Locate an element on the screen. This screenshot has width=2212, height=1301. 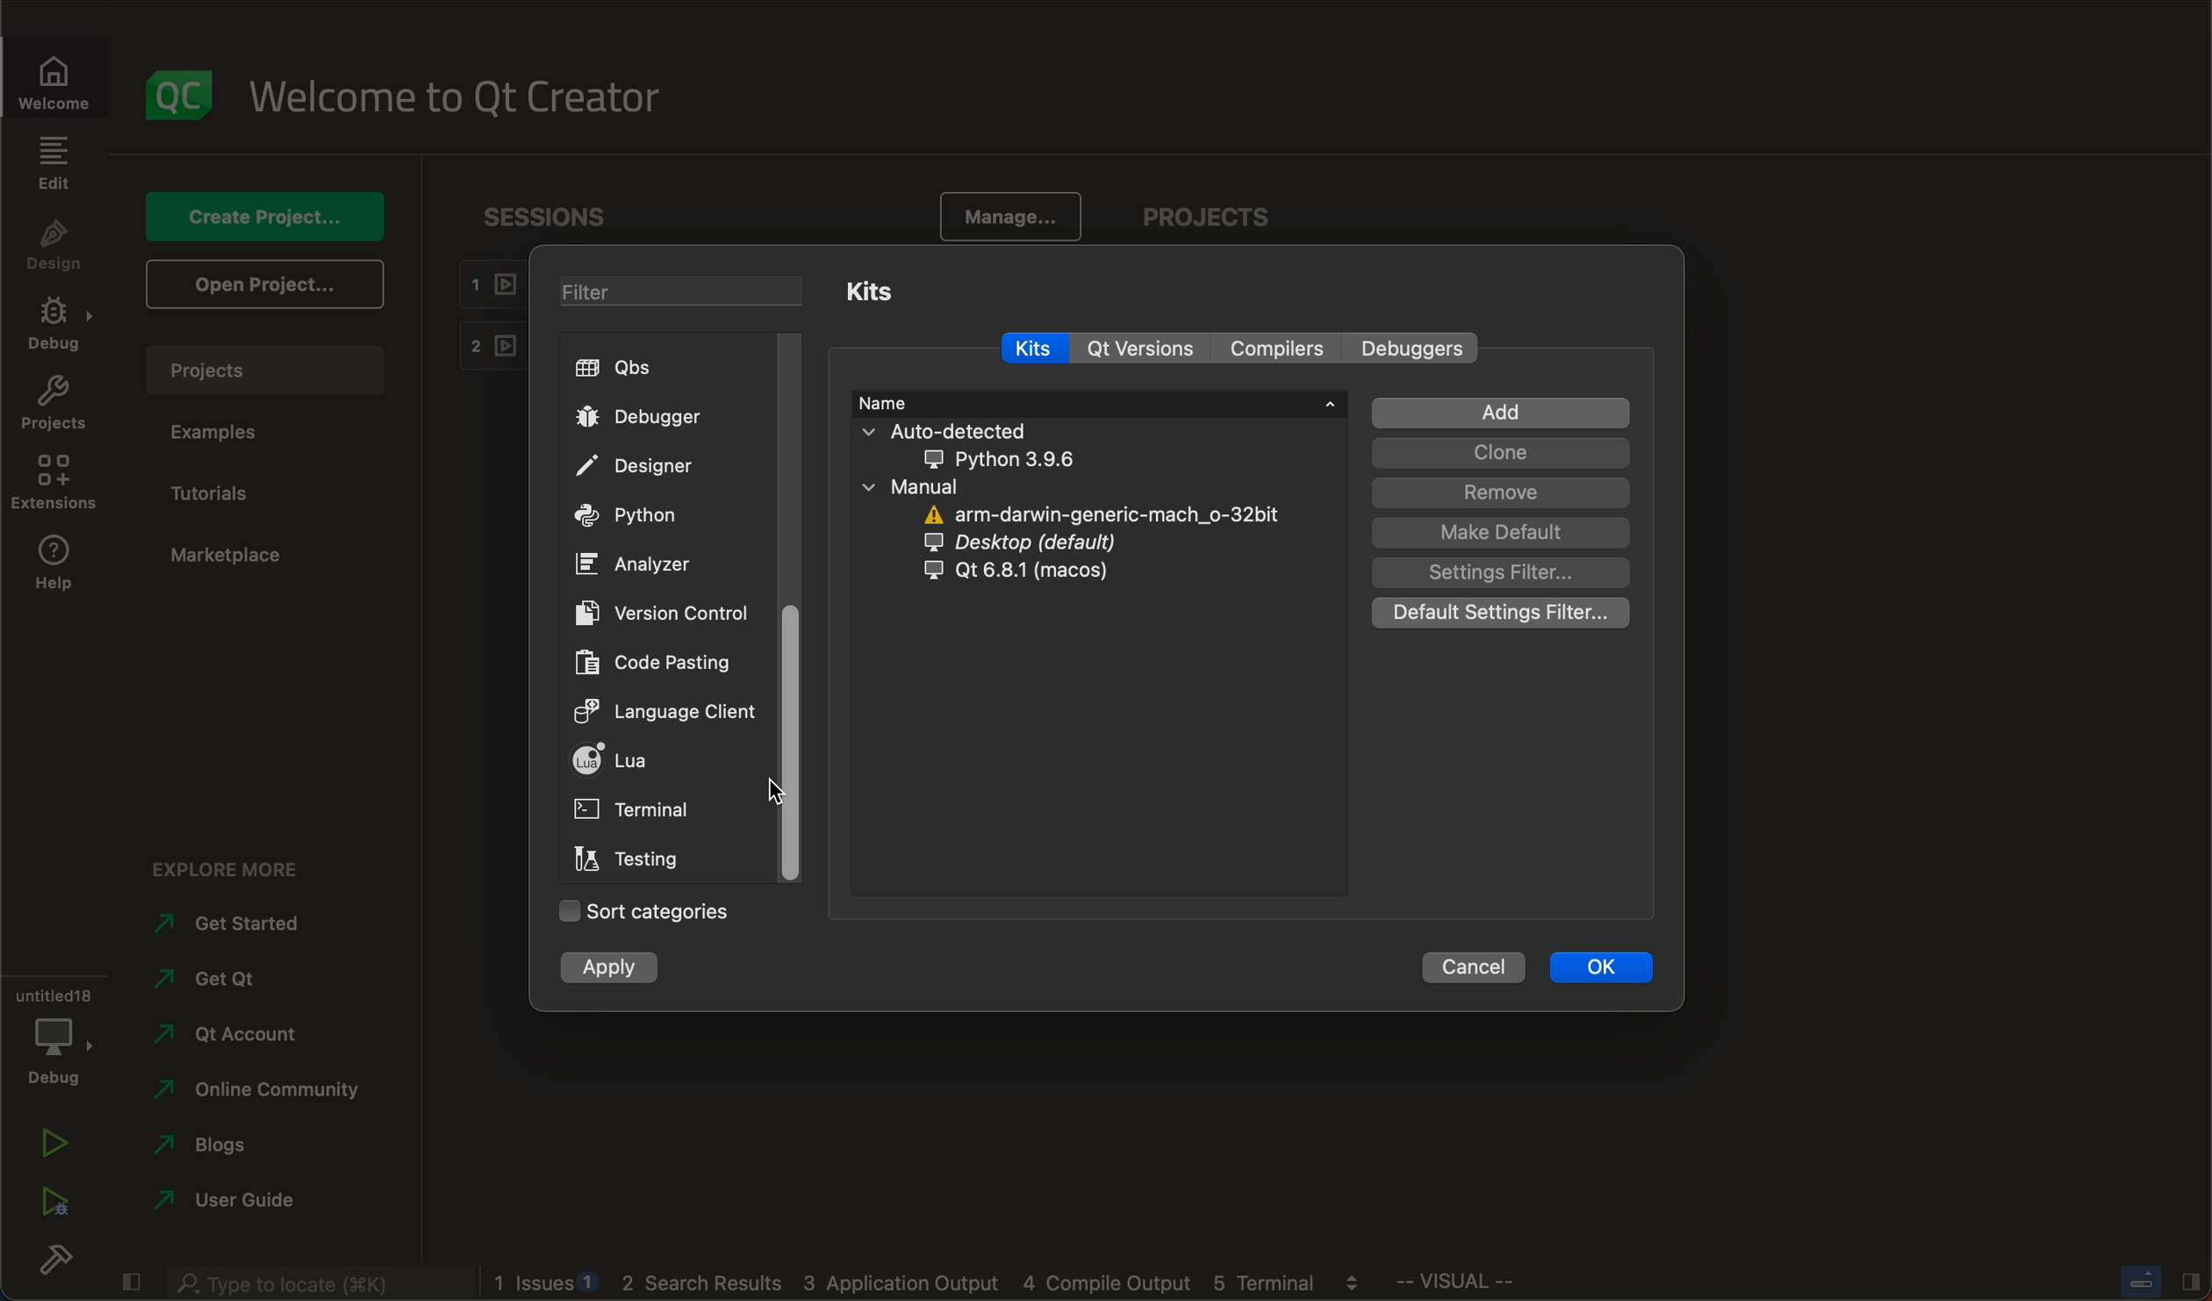
build is located at coordinates (52, 1263).